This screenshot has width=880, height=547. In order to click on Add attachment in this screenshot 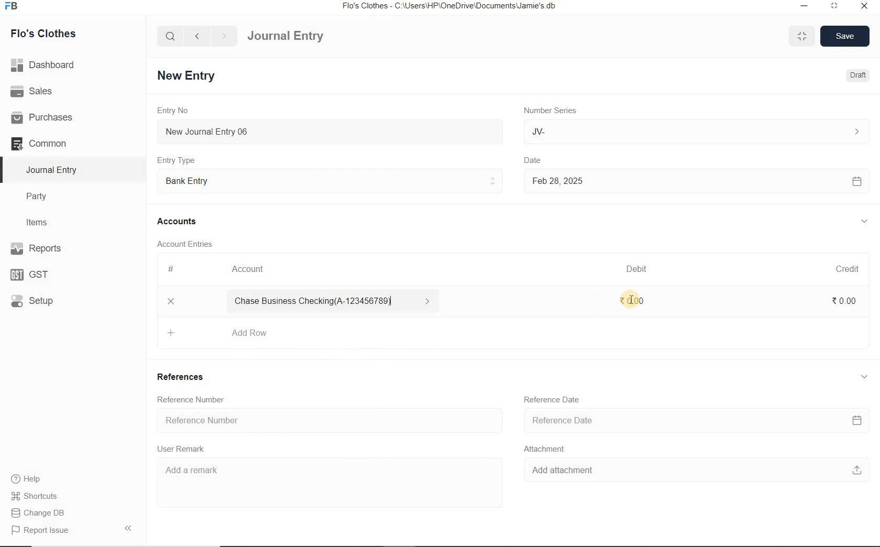, I will do `click(692, 472)`.